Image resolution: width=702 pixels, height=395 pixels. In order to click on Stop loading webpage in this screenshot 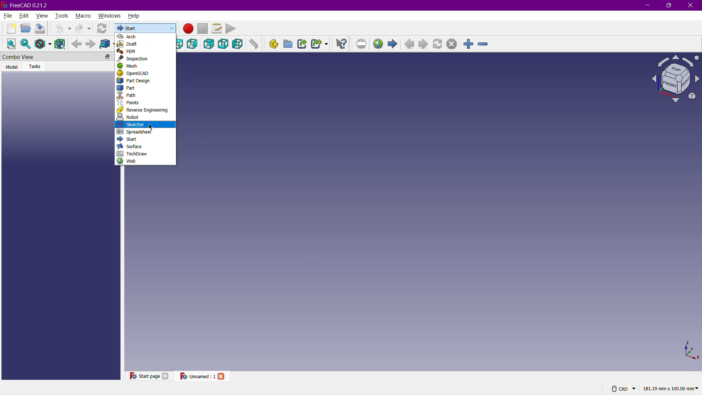, I will do `click(453, 44)`.